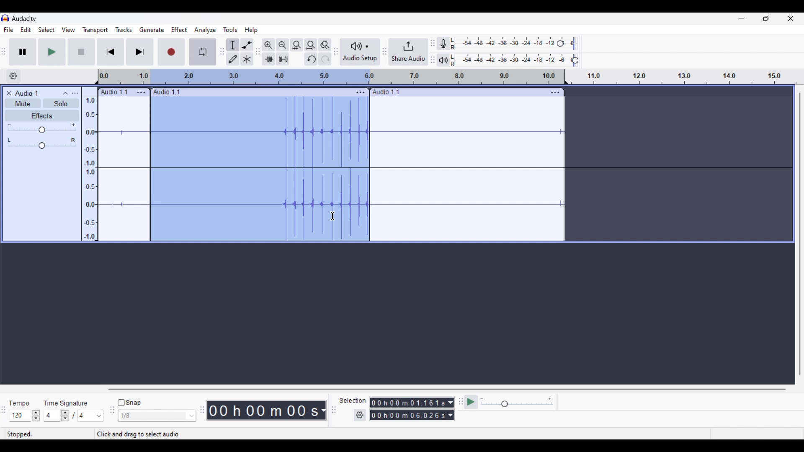 The width and height of the screenshot is (804, 452). I want to click on Audio setup, so click(361, 52).